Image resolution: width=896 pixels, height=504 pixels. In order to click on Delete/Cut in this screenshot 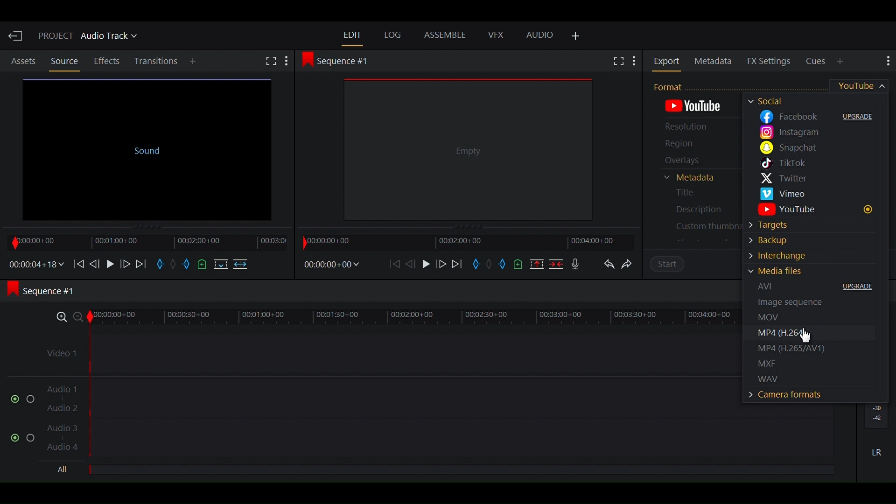, I will do `click(556, 263)`.